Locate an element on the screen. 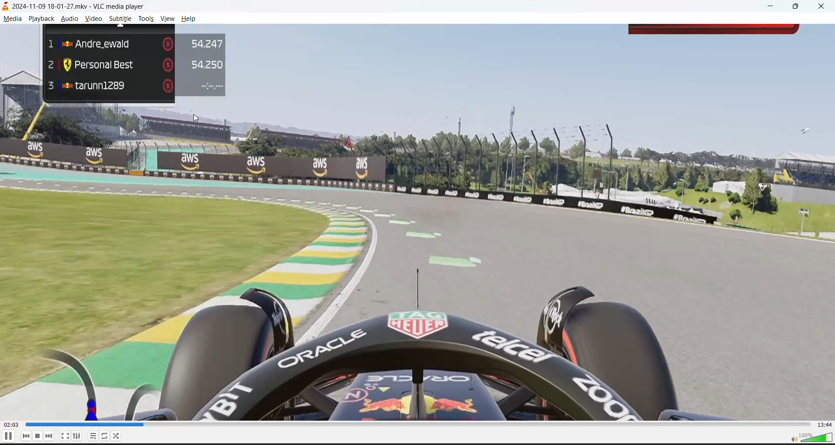 The image size is (835, 445). video is located at coordinates (94, 20).